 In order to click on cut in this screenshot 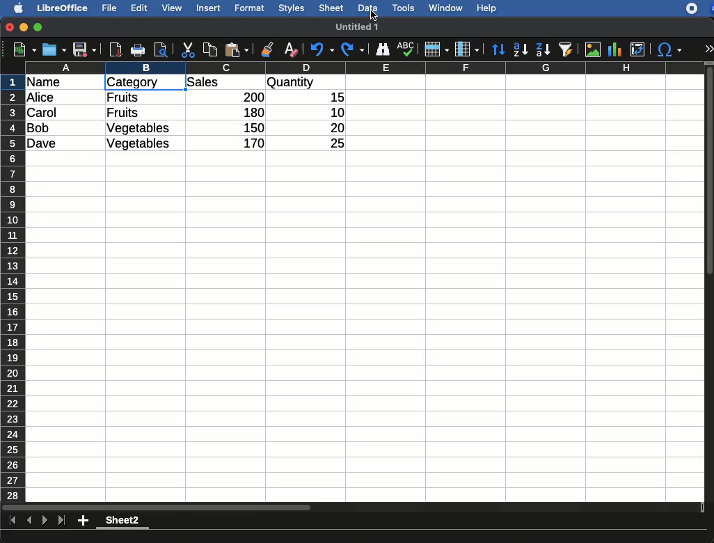, I will do `click(189, 49)`.